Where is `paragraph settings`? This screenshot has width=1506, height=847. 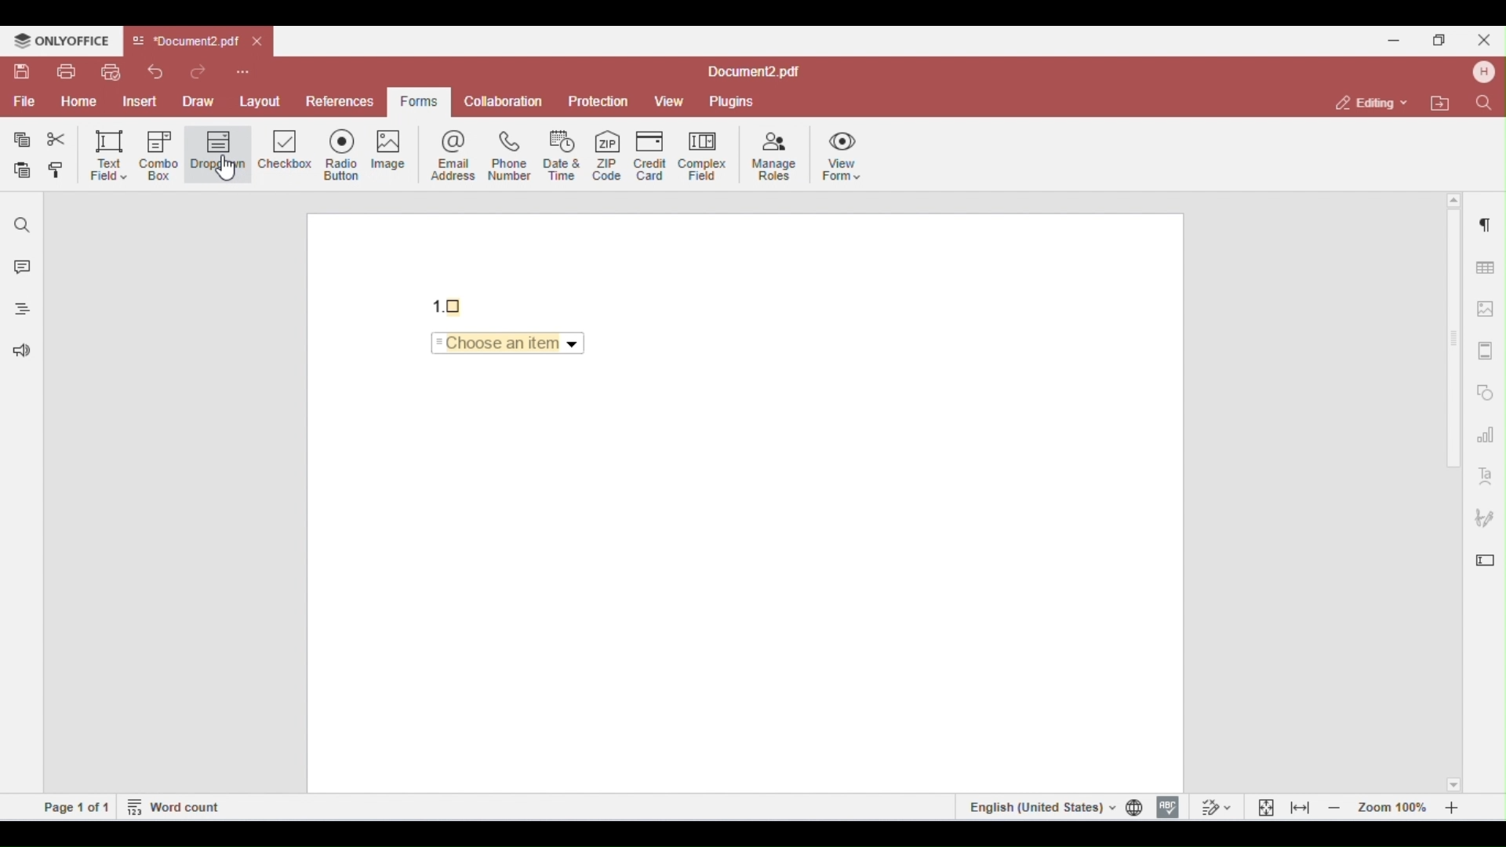 paragraph settings is located at coordinates (1482, 221).